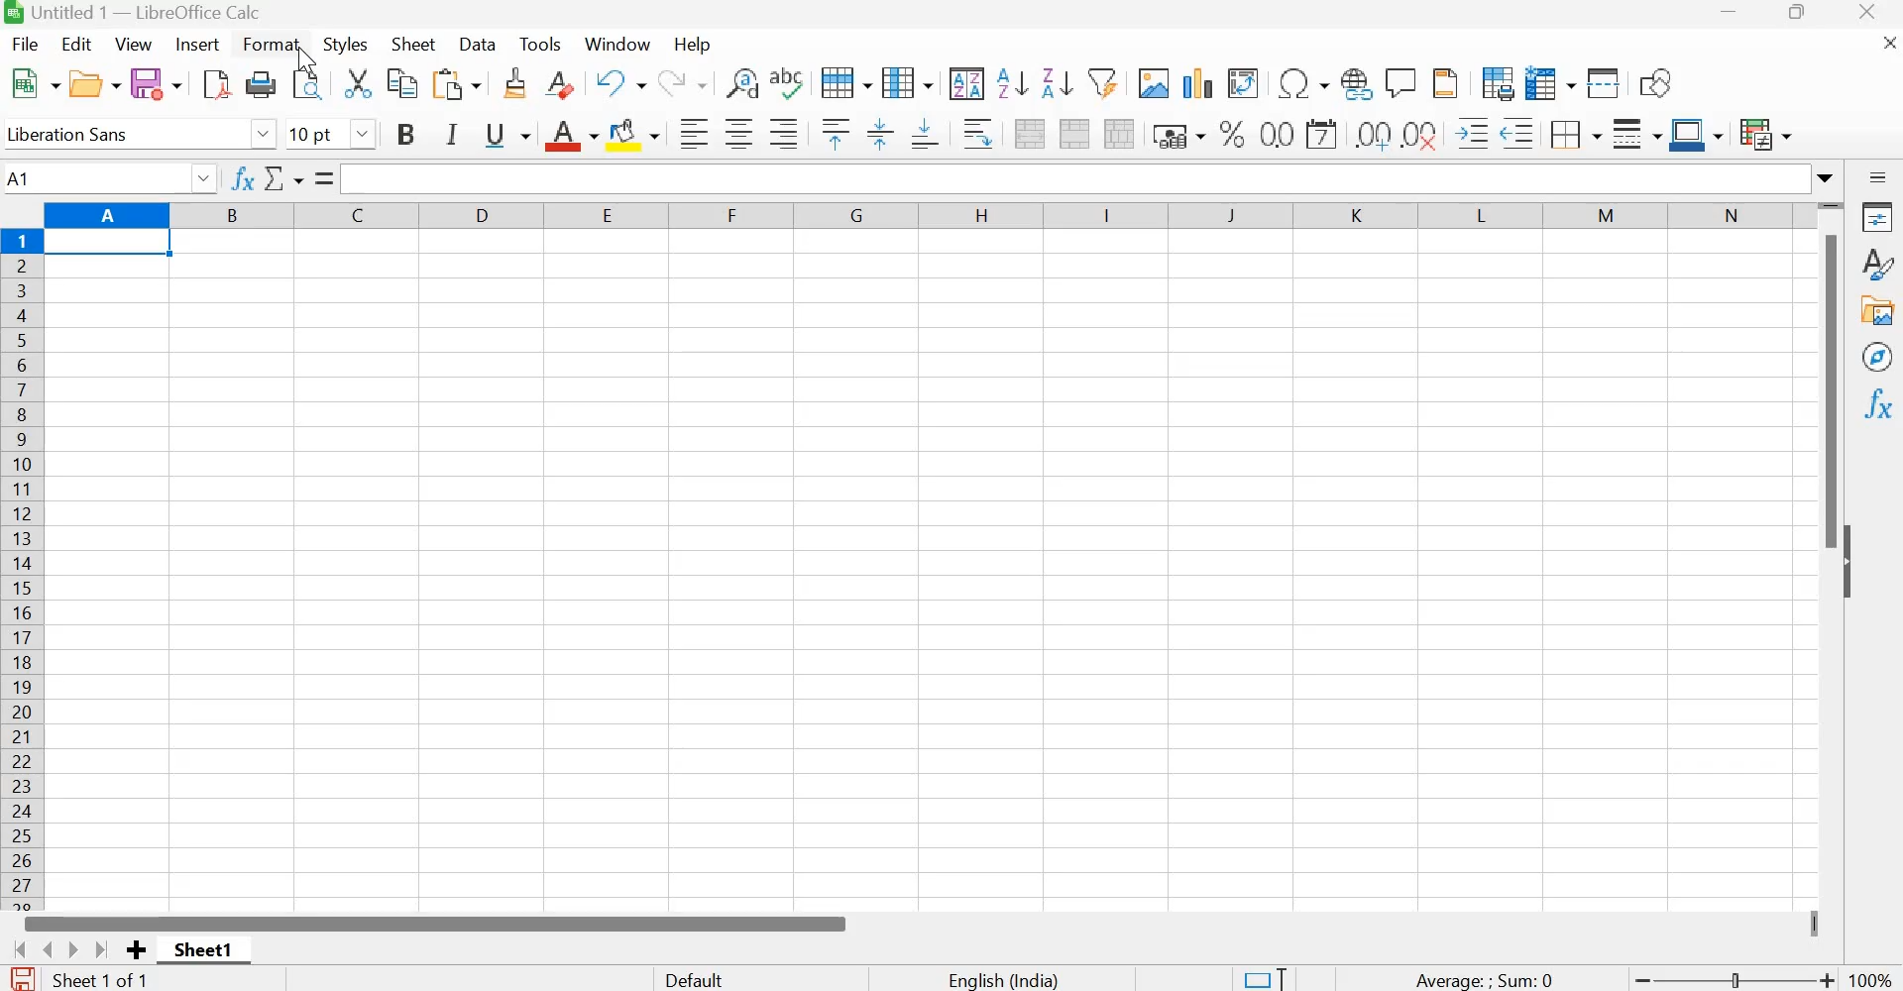 Image resolution: width=1903 pixels, height=991 pixels. I want to click on Sheet1, so click(203, 948).